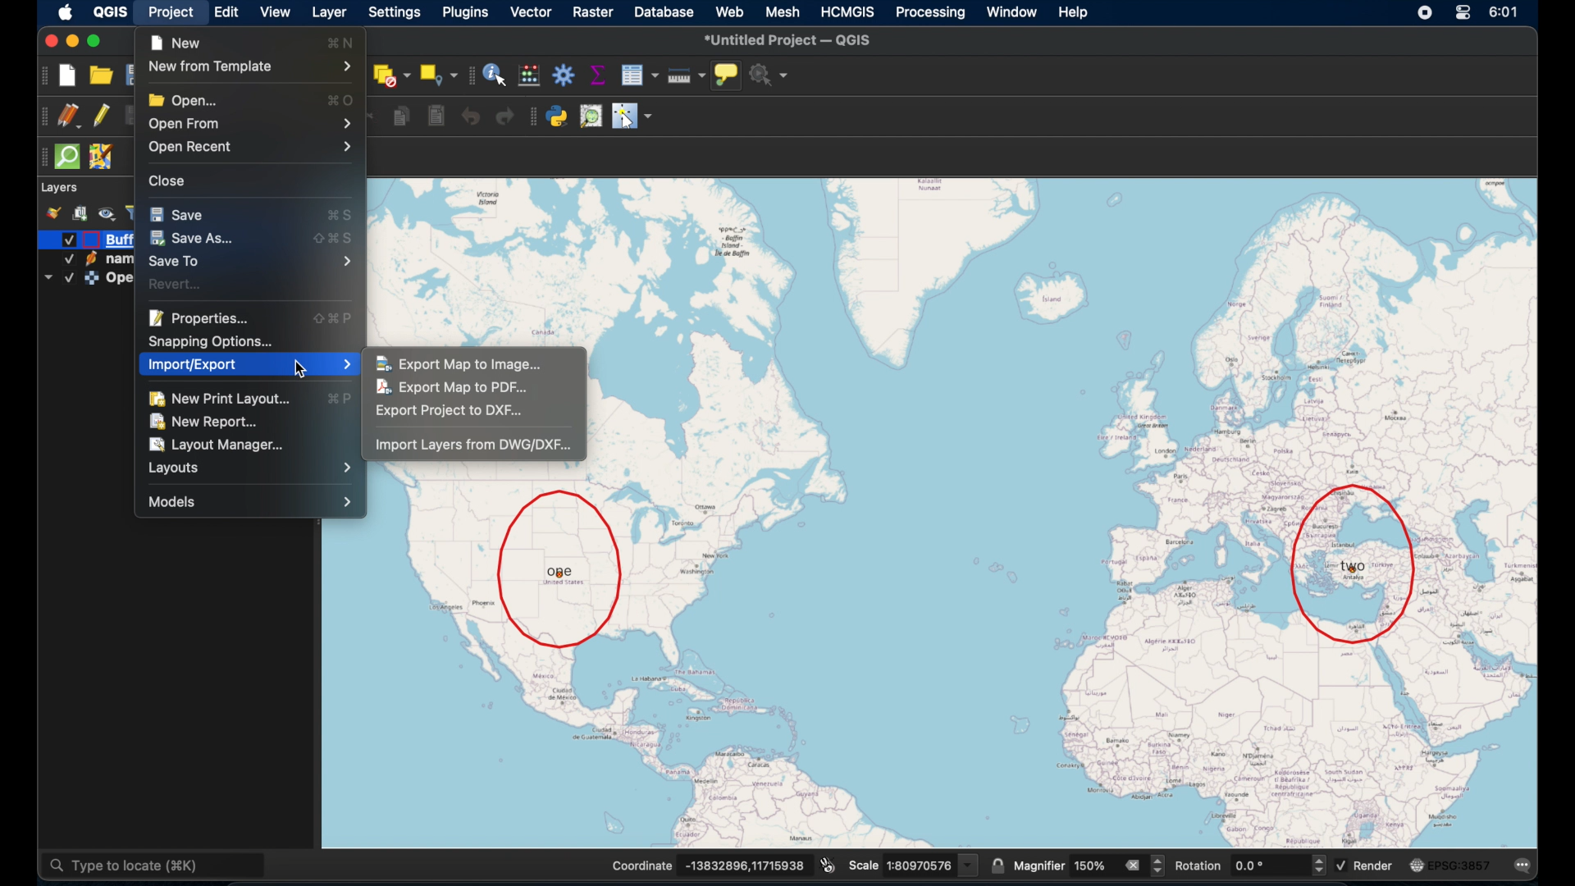 The height and width of the screenshot is (886, 1575). I want to click on save as, so click(191, 240).